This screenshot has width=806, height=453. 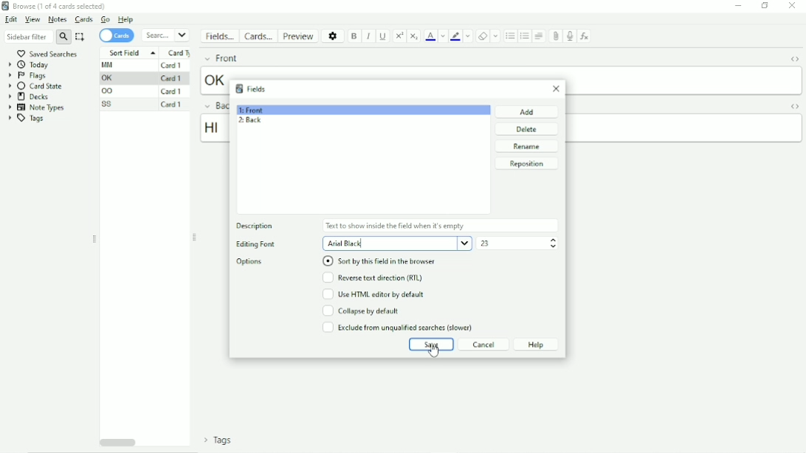 I want to click on Notes, so click(x=57, y=19).